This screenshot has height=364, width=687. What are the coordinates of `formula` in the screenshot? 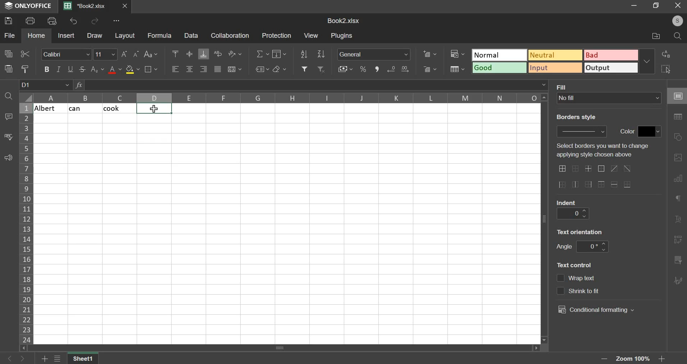 It's located at (159, 36).